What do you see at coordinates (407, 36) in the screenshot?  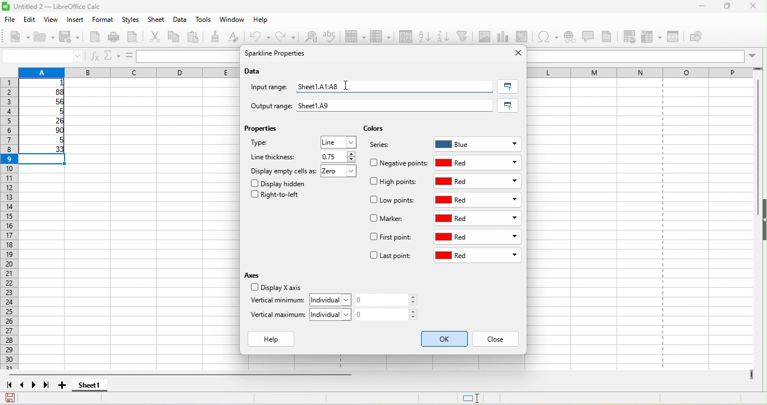 I see `sort` at bounding box center [407, 36].